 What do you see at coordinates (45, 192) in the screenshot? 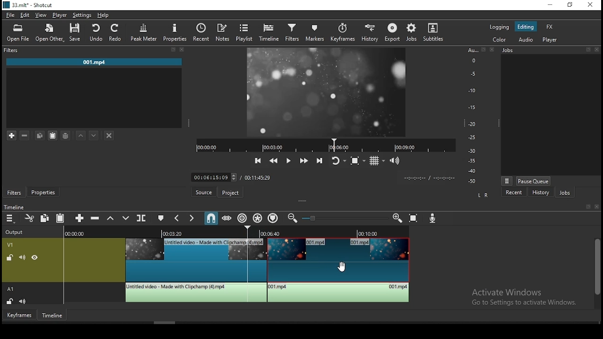
I see `properties` at bounding box center [45, 192].